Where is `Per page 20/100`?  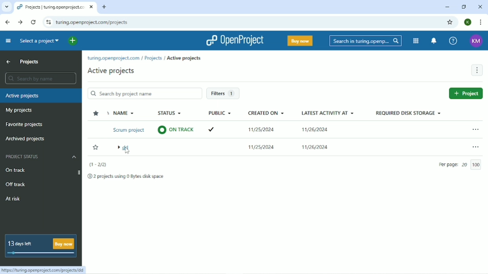
Per page 20/100 is located at coordinates (461, 163).